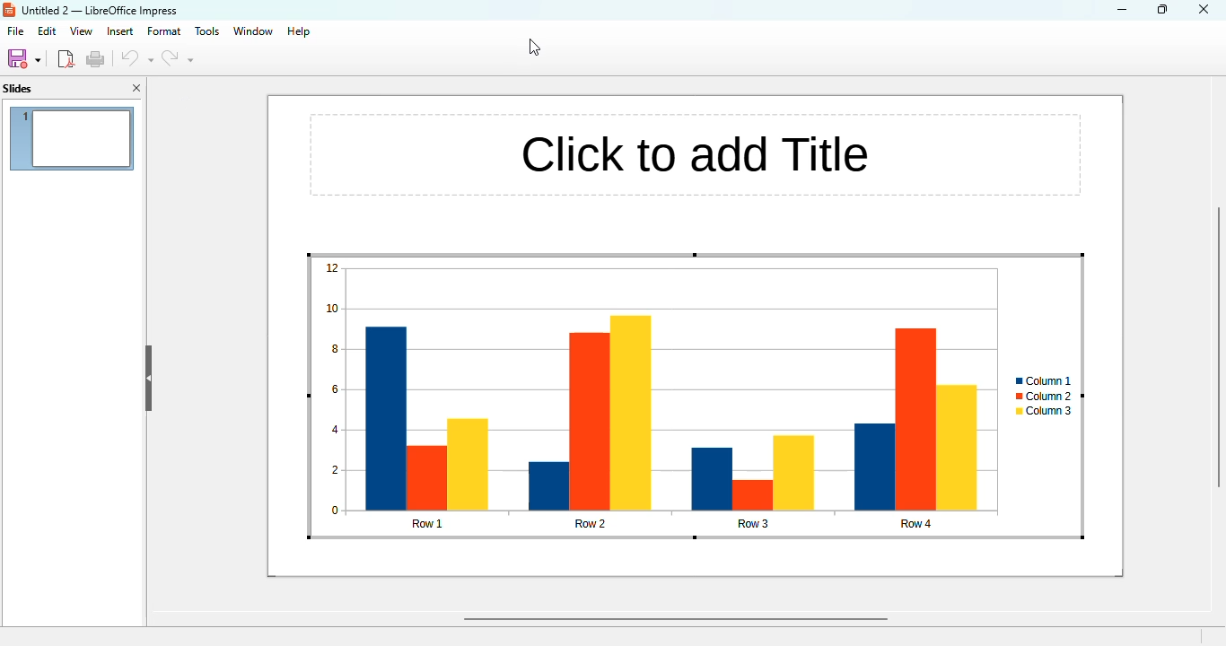 The height and width of the screenshot is (646, 1226). What do you see at coordinates (66, 59) in the screenshot?
I see `export directly as PDF` at bounding box center [66, 59].